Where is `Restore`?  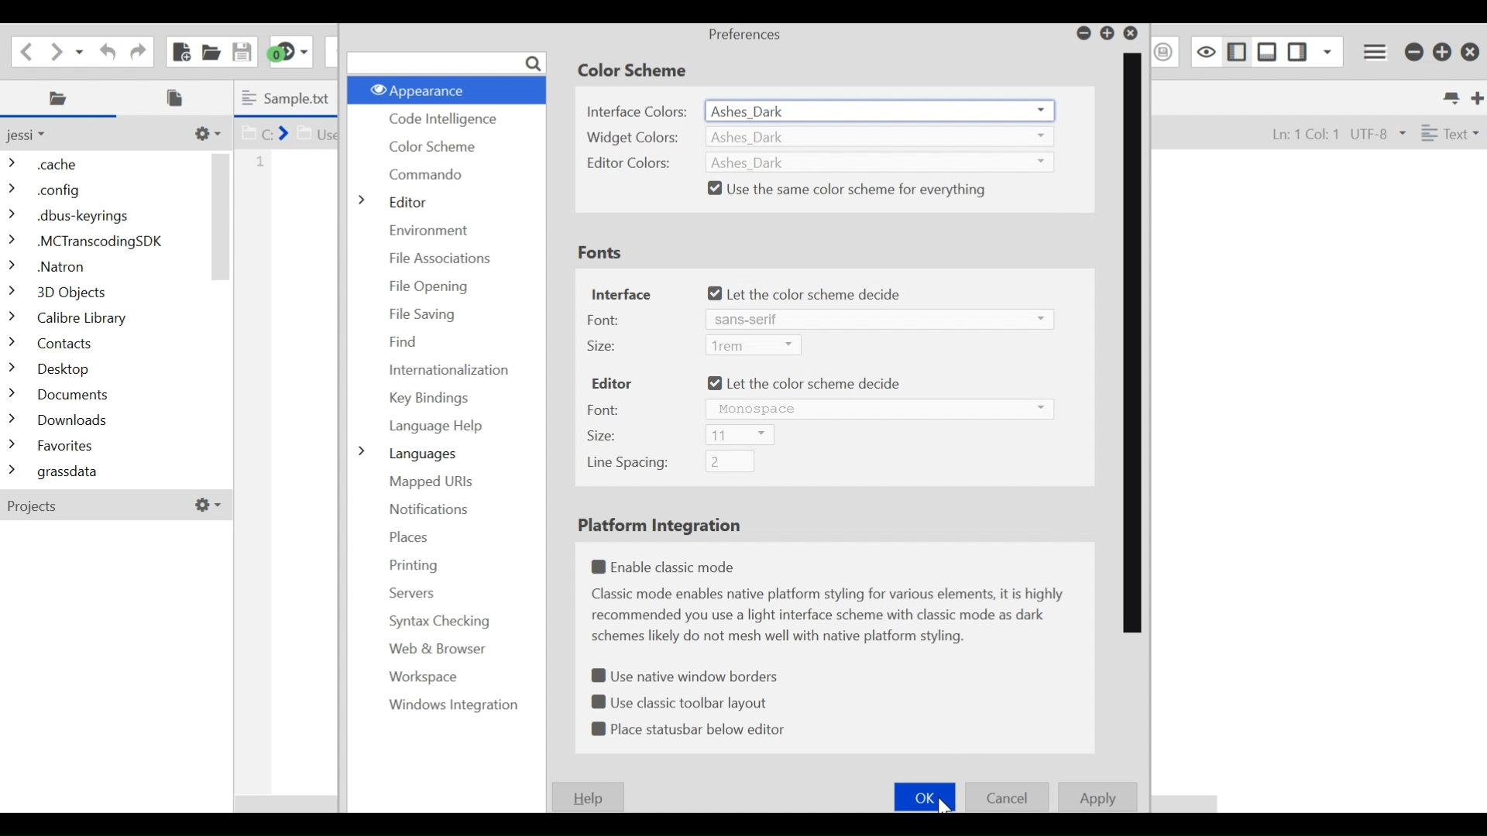
Restore is located at coordinates (1443, 52).